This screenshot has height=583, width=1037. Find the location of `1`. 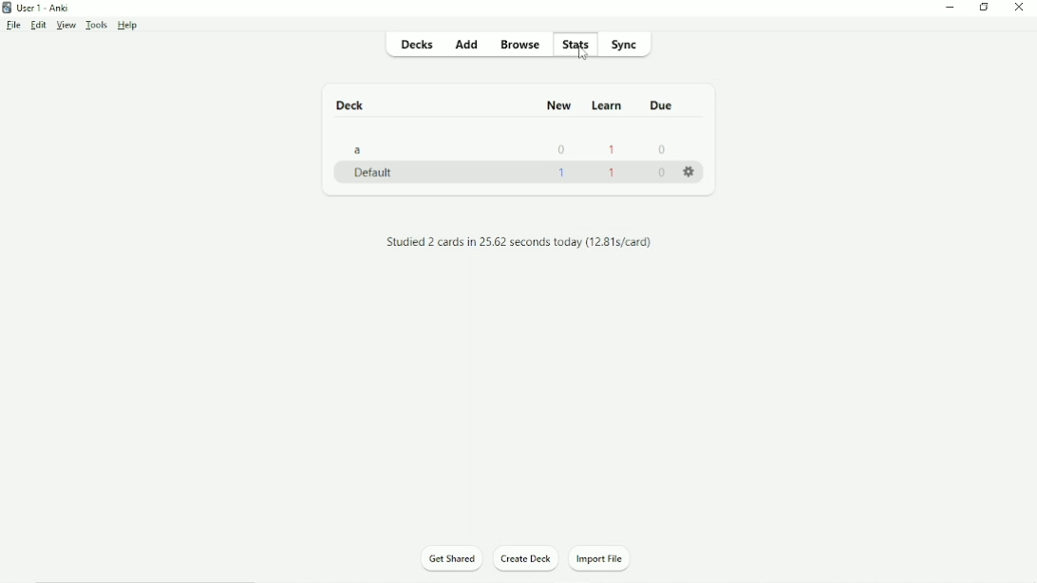

1 is located at coordinates (612, 173).